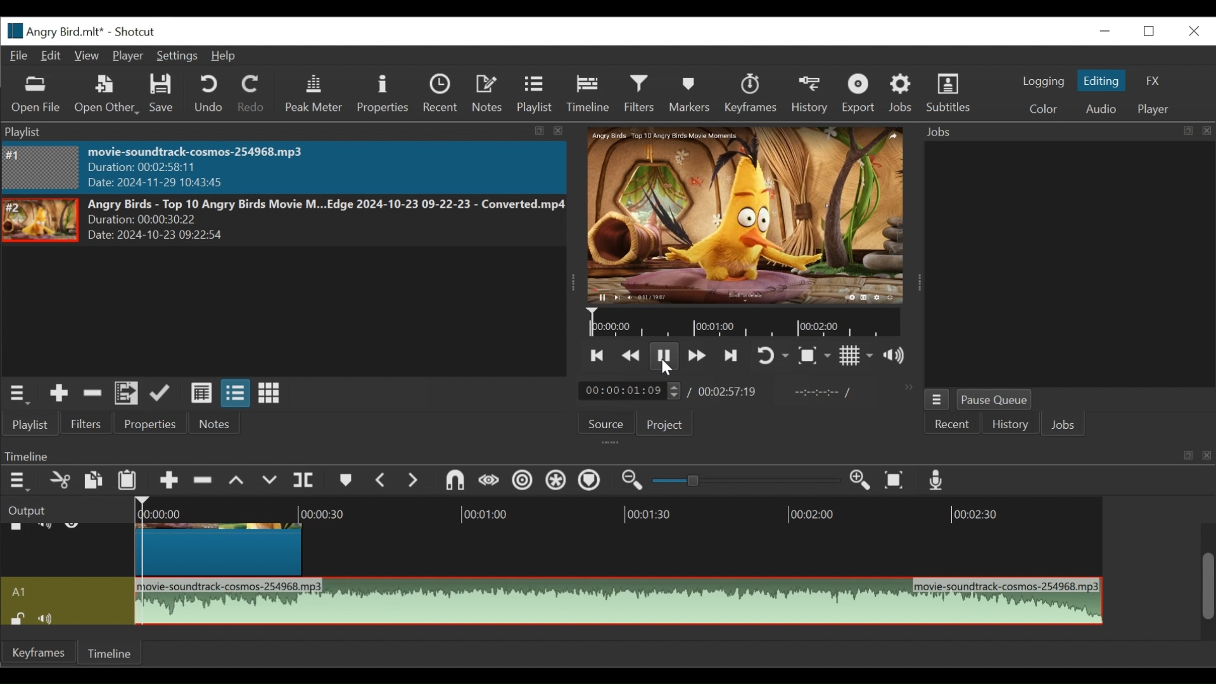 Image resolution: width=1216 pixels, height=684 pixels. What do you see at coordinates (663, 424) in the screenshot?
I see `Project` at bounding box center [663, 424].